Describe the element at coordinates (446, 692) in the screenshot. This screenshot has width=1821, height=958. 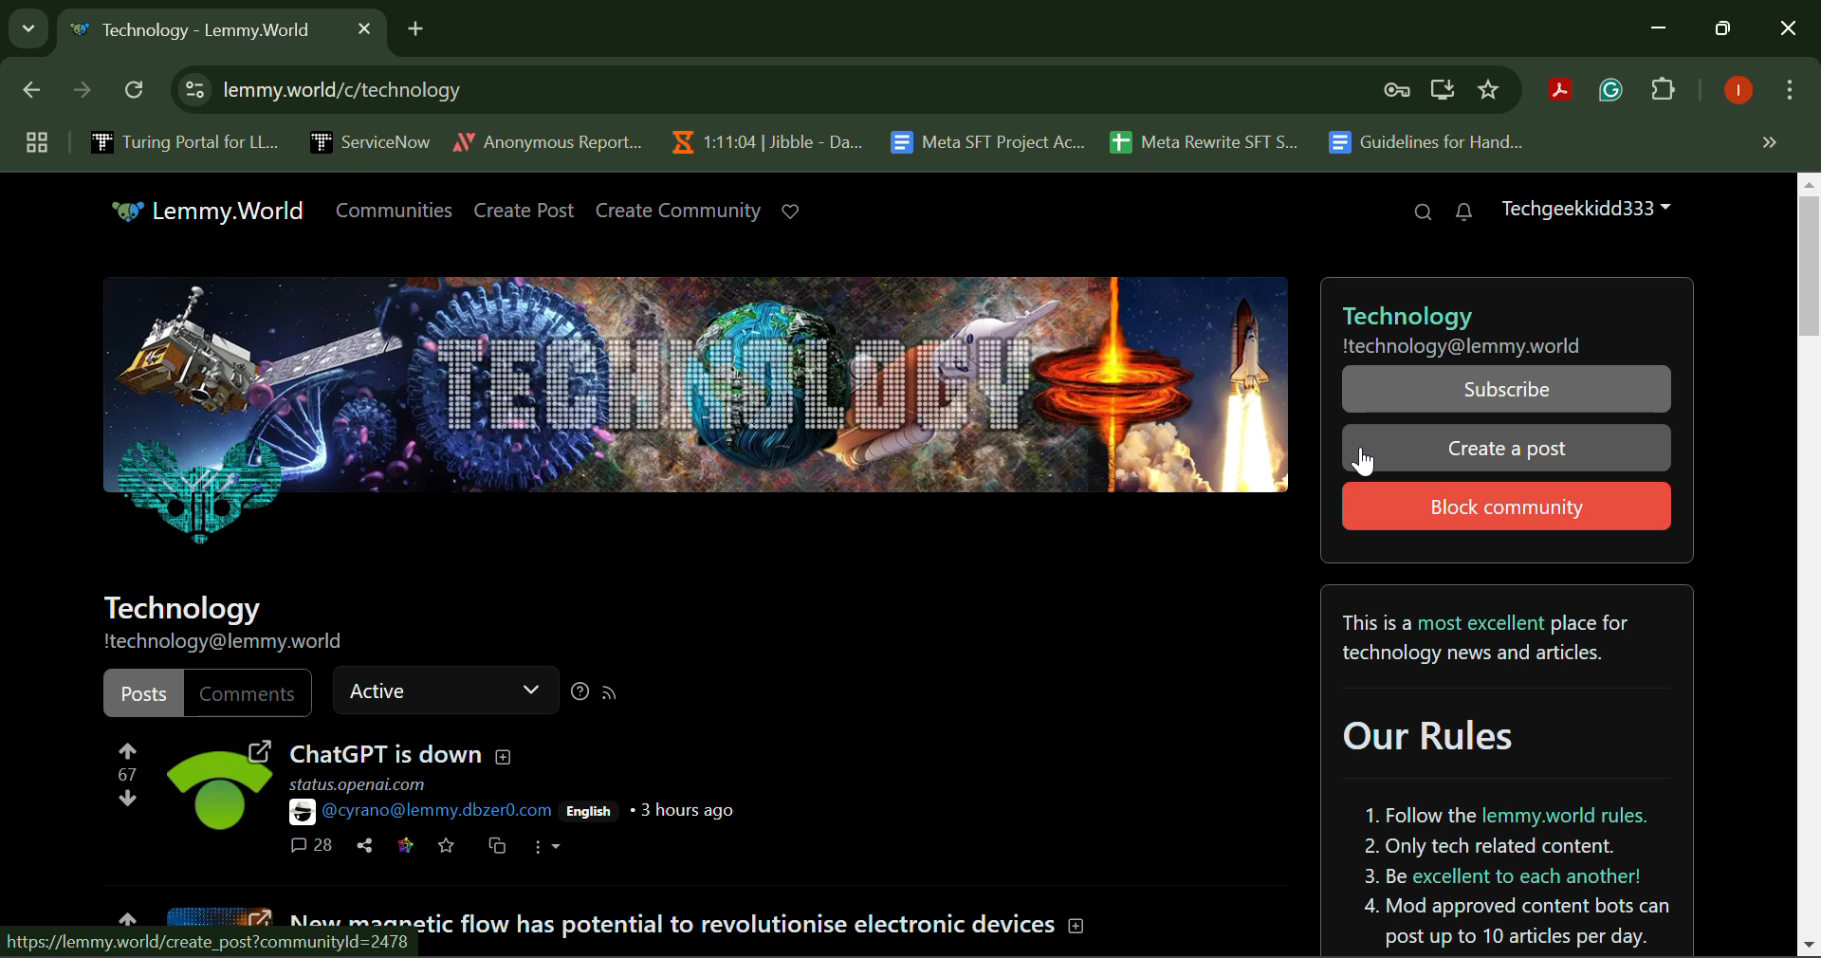
I see `Active Status Bar` at that location.